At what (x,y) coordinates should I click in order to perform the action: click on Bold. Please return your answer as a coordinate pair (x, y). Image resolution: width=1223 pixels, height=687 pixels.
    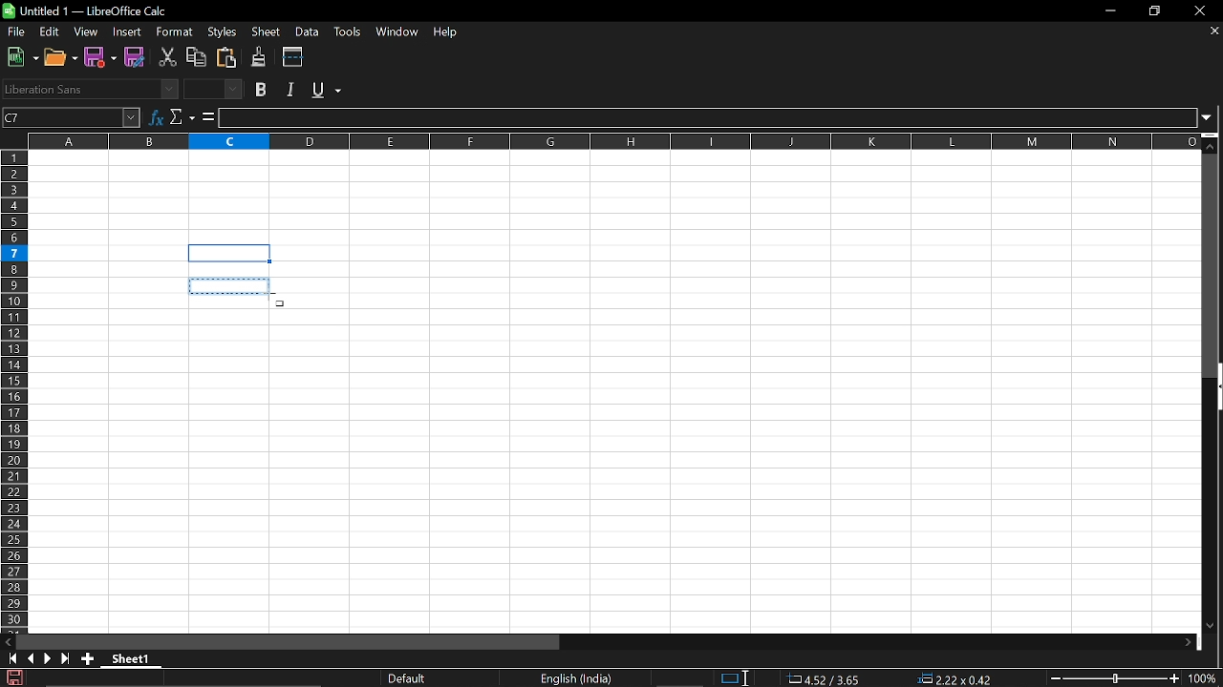
    Looking at the image, I should click on (262, 90).